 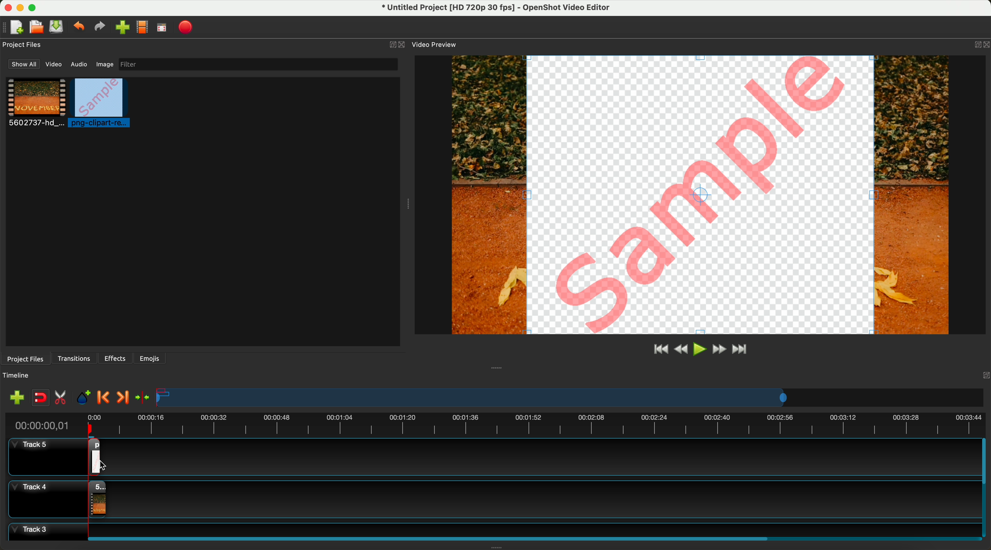 What do you see at coordinates (741, 350) in the screenshot?
I see `jump to end` at bounding box center [741, 350].